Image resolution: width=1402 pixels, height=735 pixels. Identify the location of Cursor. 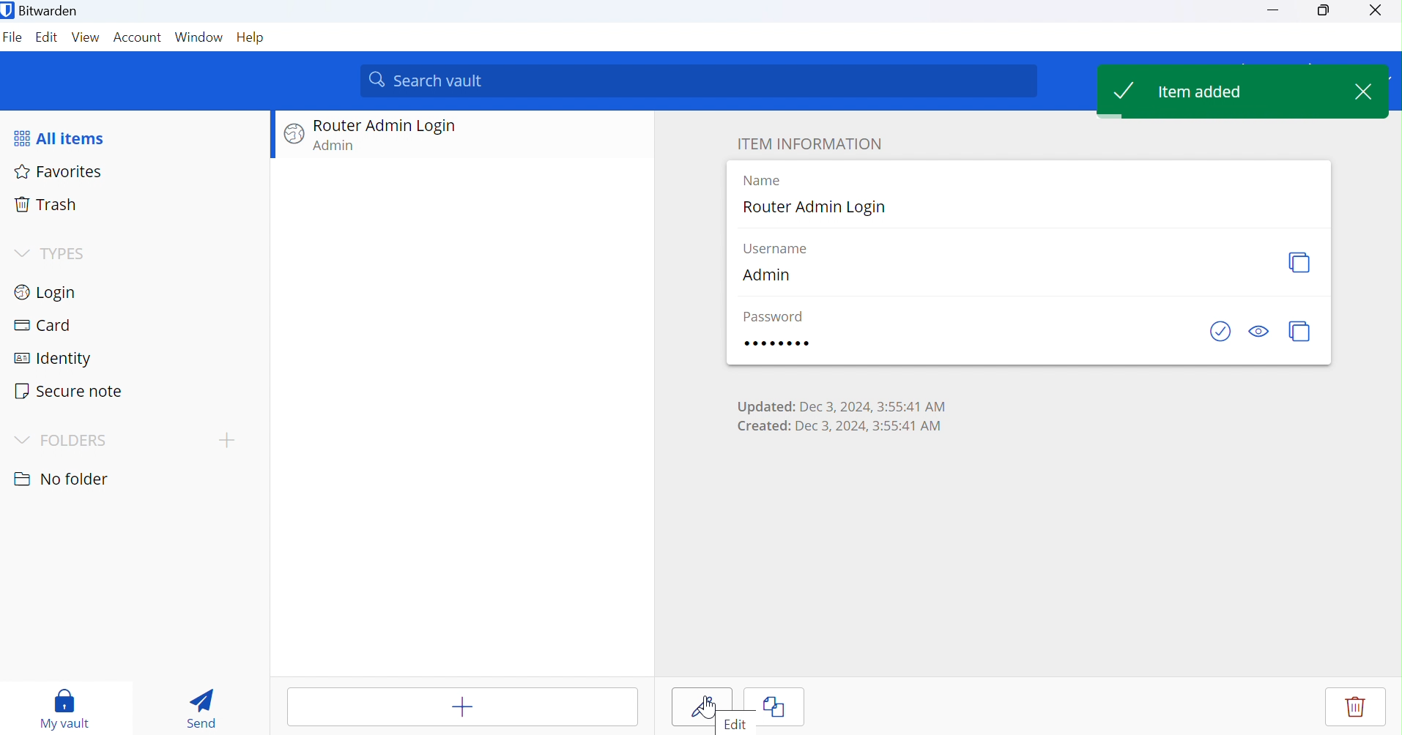
(707, 706).